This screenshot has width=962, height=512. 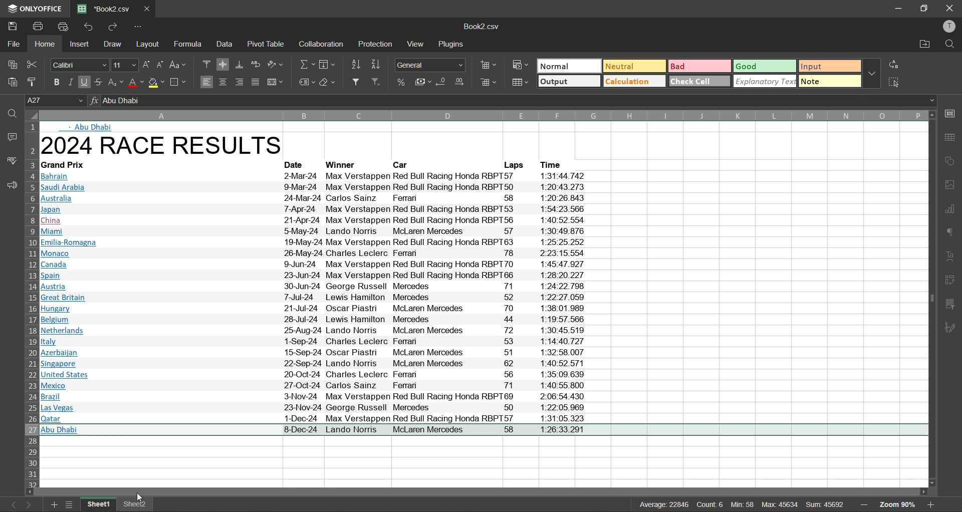 What do you see at coordinates (376, 44) in the screenshot?
I see `protection` at bounding box center [376, 44].